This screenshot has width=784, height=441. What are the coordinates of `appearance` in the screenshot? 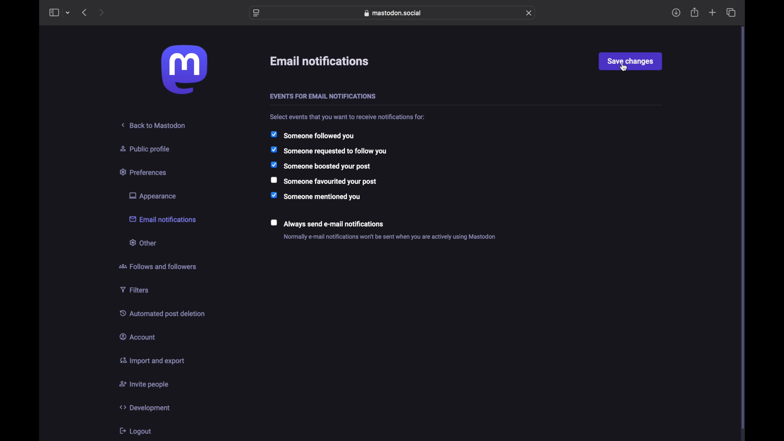 It's located at (152, 196).